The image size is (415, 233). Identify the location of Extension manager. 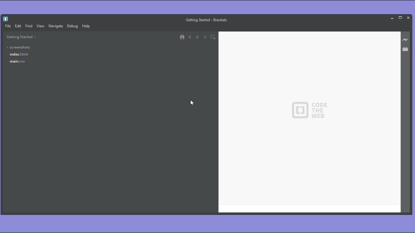
(406, 48).